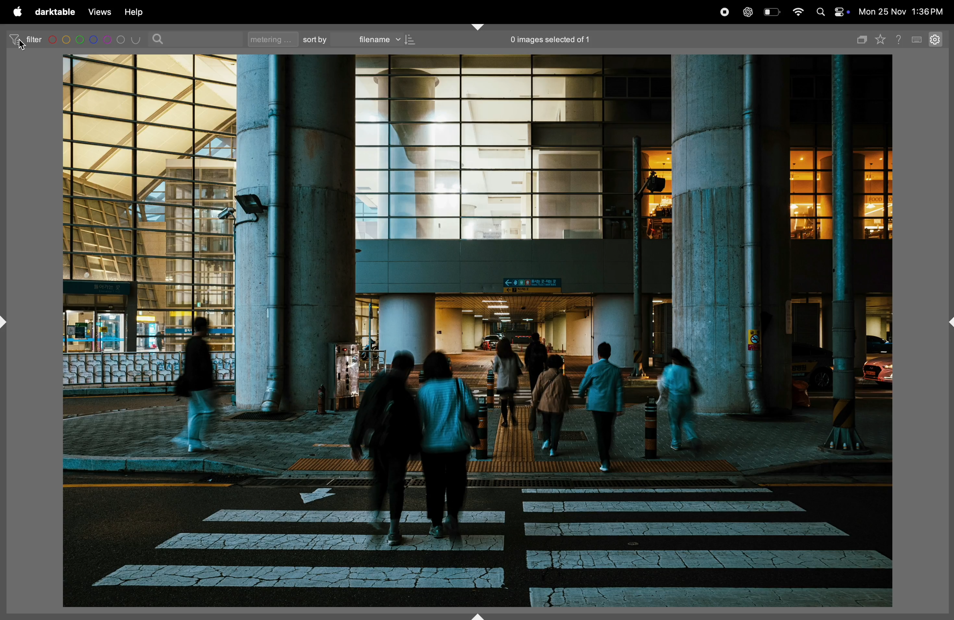 This screenshot has width=954, height=620. Describe the element at coordinates (883, 40) in the screenshot. I see `favourites` at that location.